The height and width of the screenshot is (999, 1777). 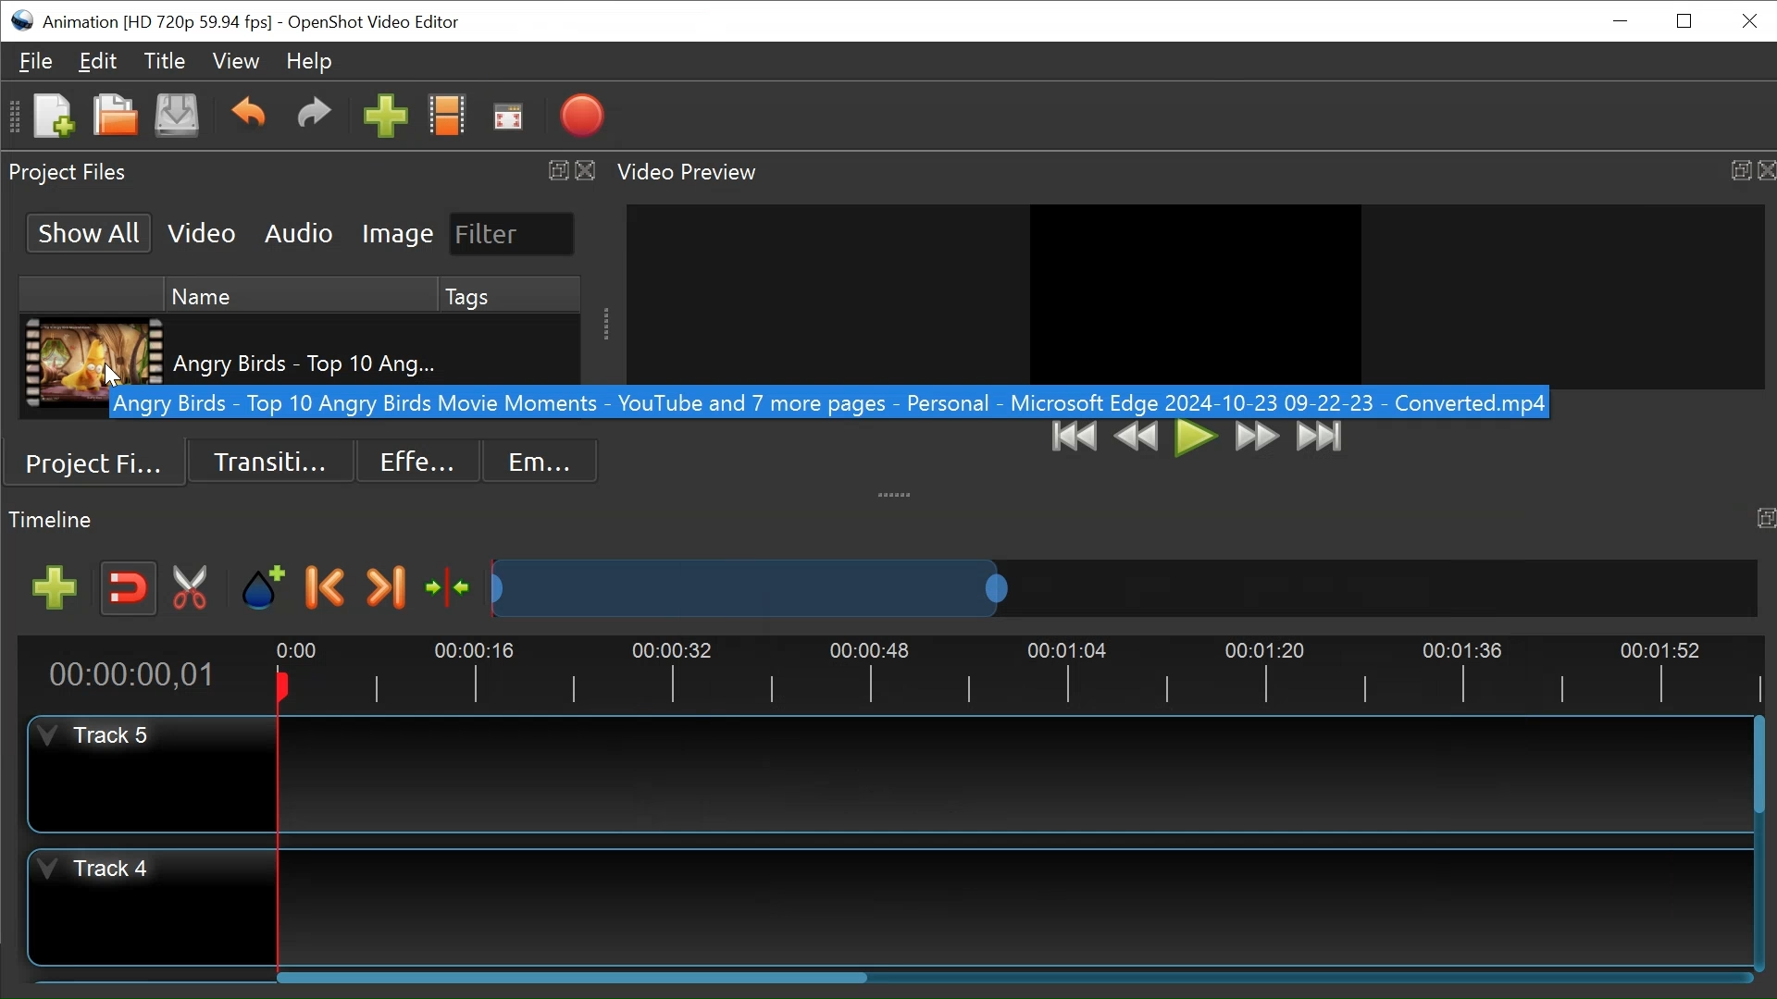 What do you see at coordinates (697, 173) in the screenshot?
I see `Video Previe Panel` at bounding box center [697, 173].